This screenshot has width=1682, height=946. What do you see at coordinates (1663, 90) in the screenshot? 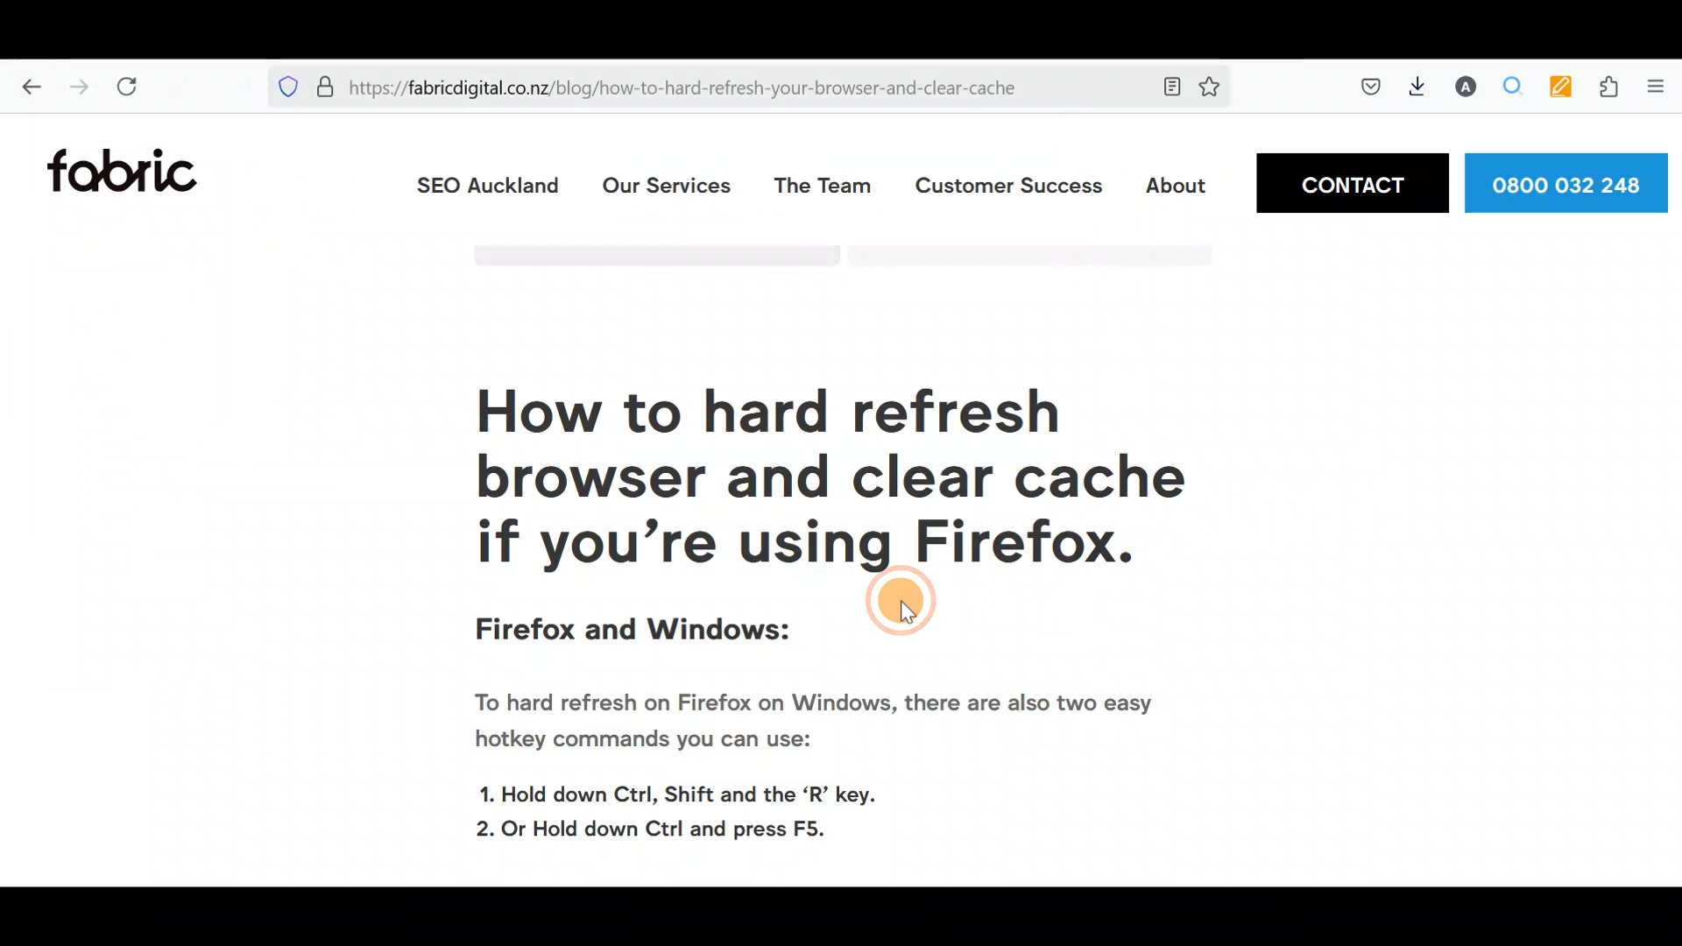
I see `Show application menu` at bounding box center [1663, 90].